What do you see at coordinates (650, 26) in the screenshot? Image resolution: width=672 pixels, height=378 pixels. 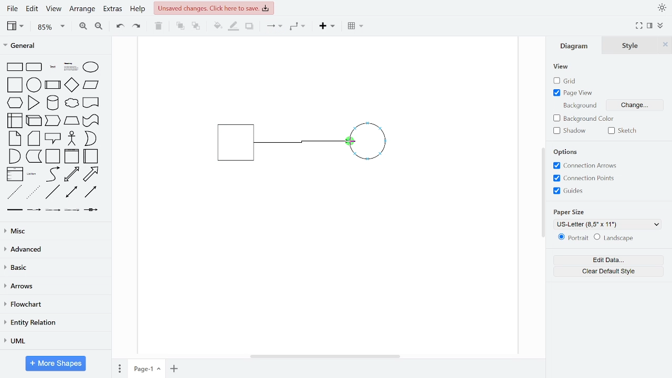 I see `format` at bounding box center [650, 26].